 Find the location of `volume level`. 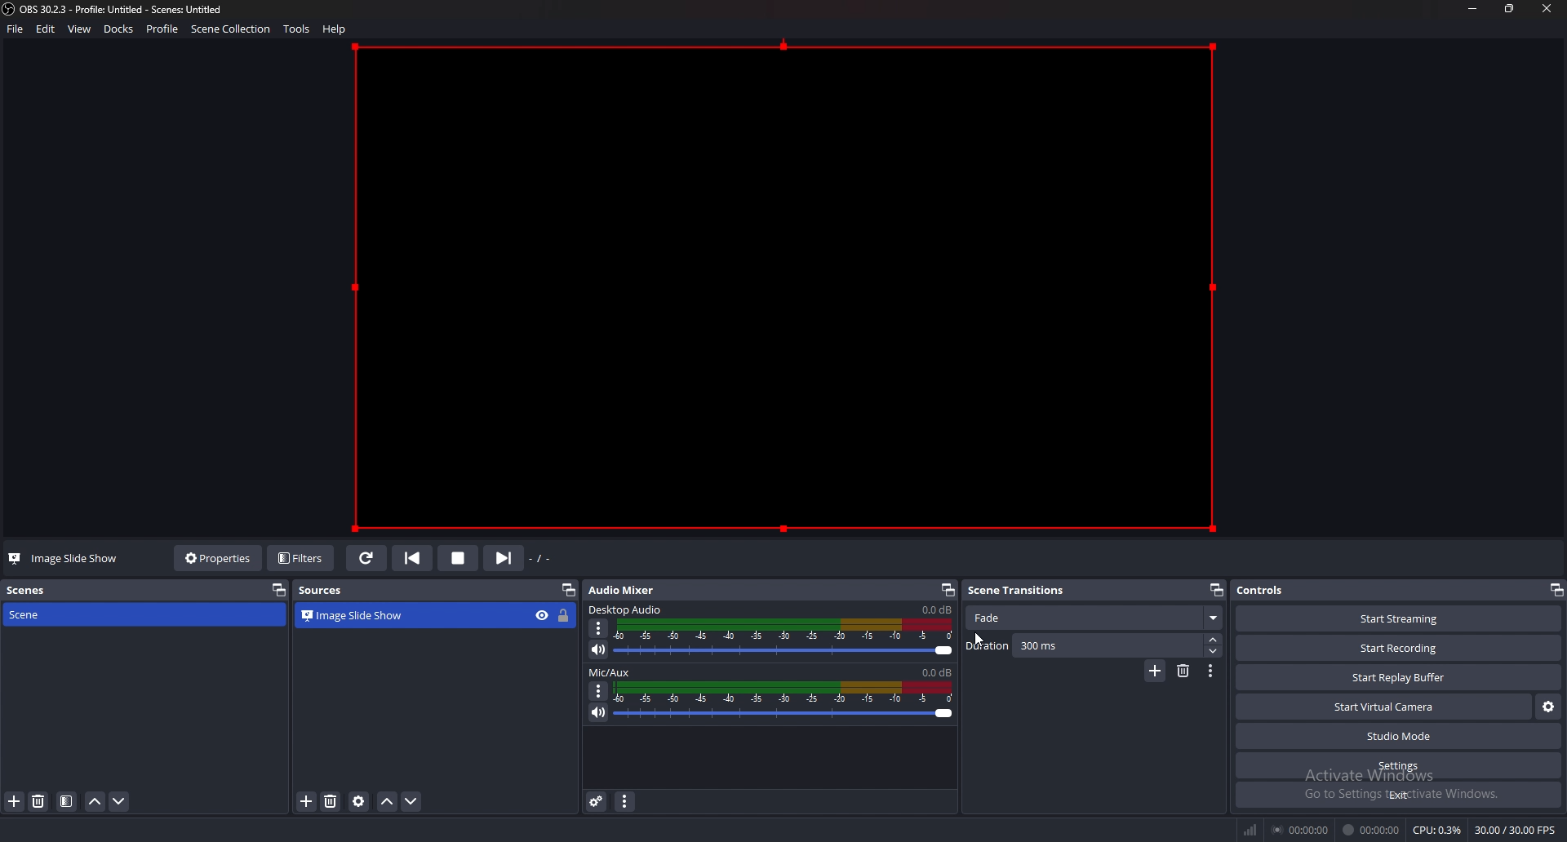

volume level is located at coordinates (937, 672).